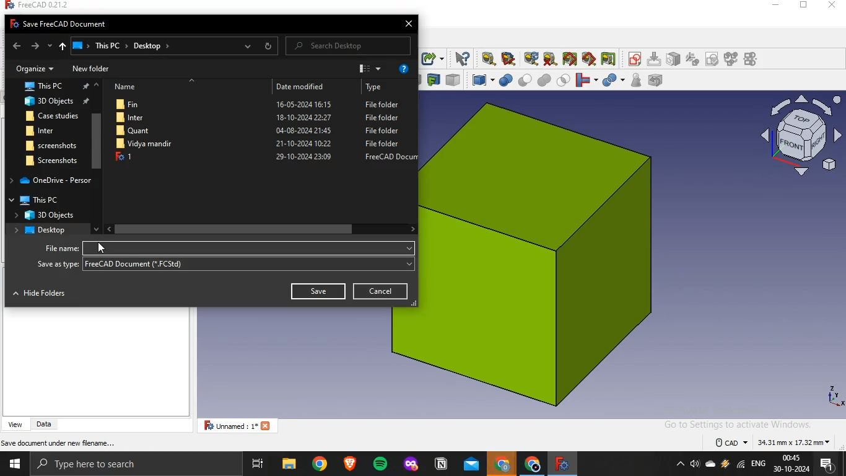 This screenshot has width=846, height=476. What do you see at coordinates (801, 136) in the screenshot?
I see `axis icon` at bounding box center [801, 136].